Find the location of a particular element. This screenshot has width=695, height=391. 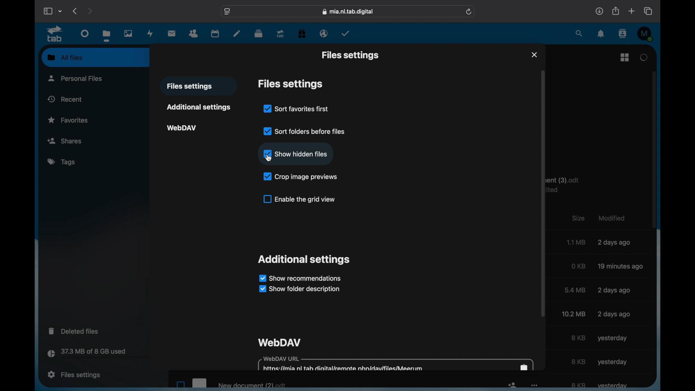

files settings is located at coordinates (189, 87).